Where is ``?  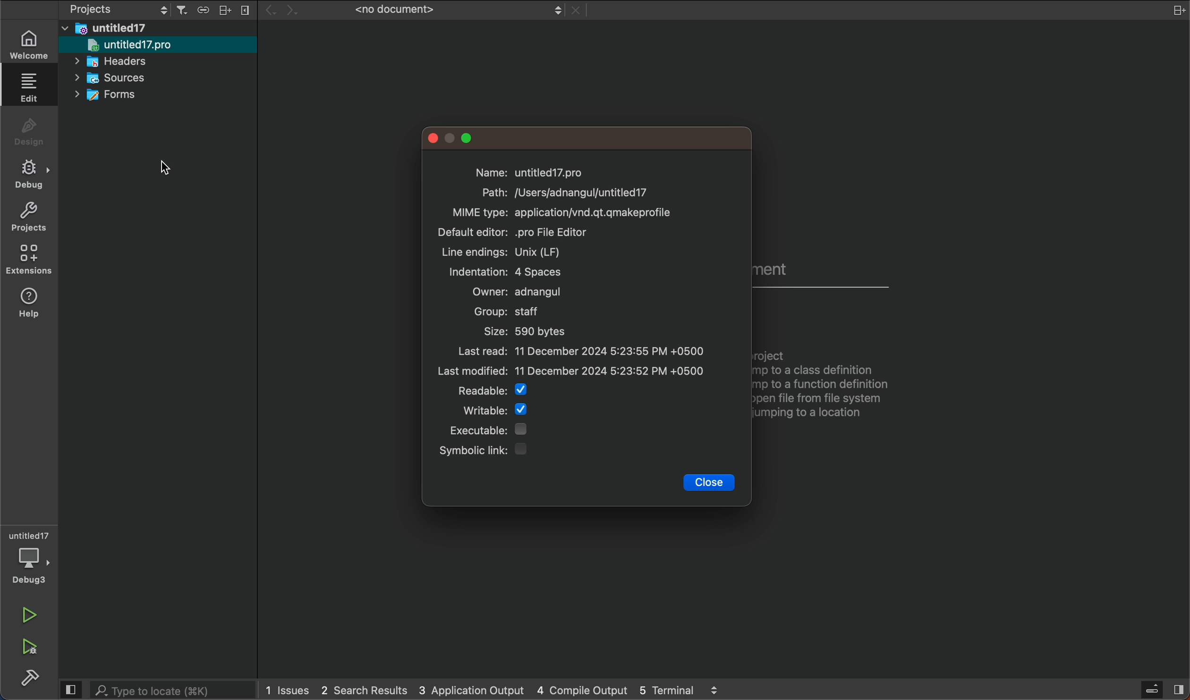
 is located at coordinates (224, 10).